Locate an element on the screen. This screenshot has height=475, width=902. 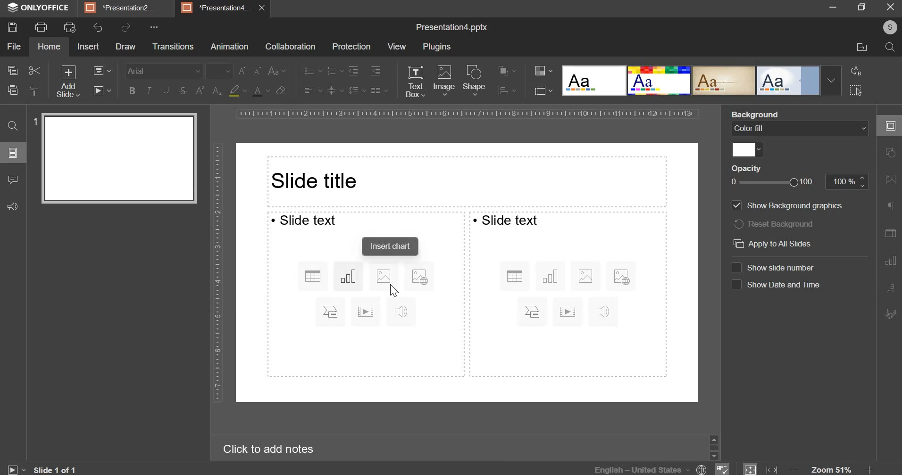
Drop-down  is located at coordinates (831, 81).